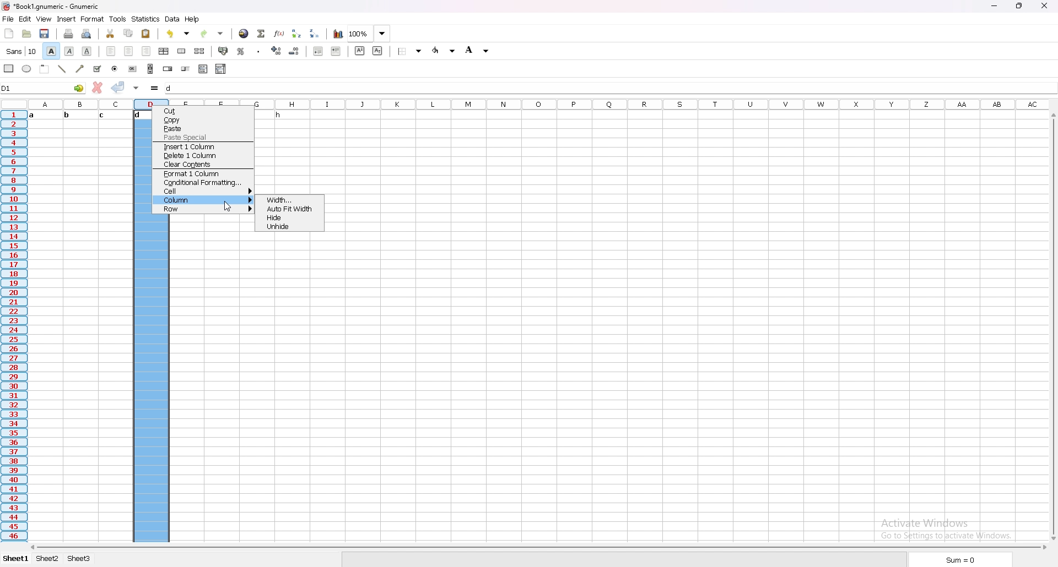 Image resolution: width=1058 pixels, height=567 pixels. I want to click on redo, so click(213, 34).